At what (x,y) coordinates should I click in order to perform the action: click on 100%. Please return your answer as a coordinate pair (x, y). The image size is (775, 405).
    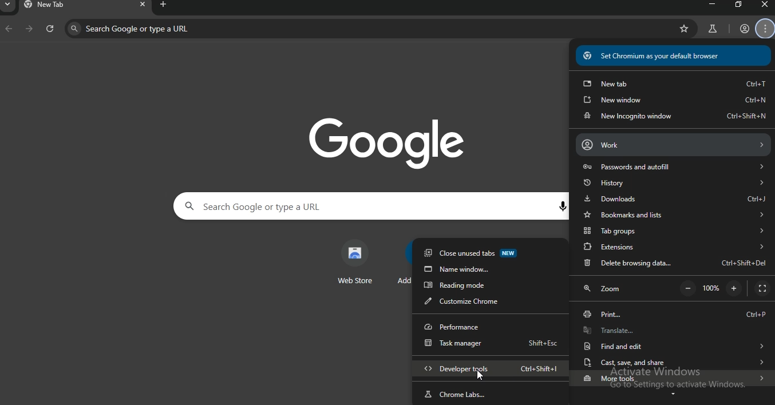
    Looking at the image, I should click on (711, 288).